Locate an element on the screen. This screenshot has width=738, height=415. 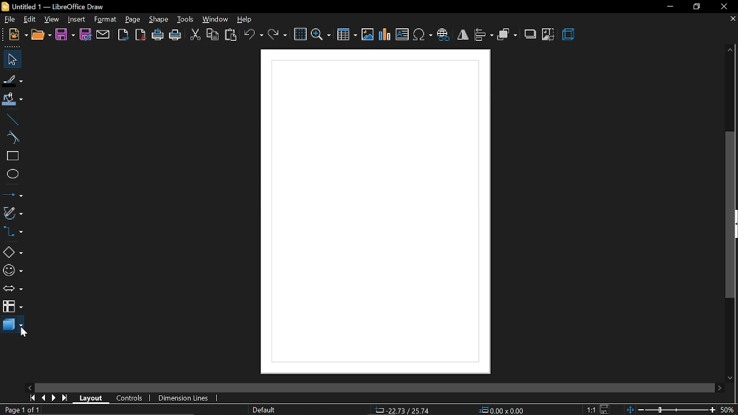
zoom is located at coordinates (321, 35).